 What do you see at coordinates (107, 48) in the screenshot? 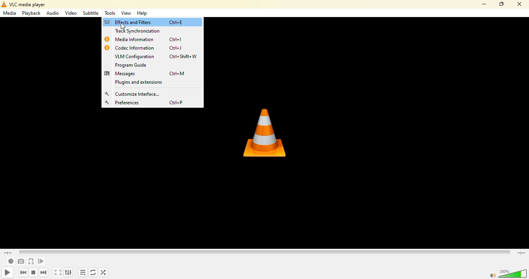
I see `info` at bounding box center [107, 48].